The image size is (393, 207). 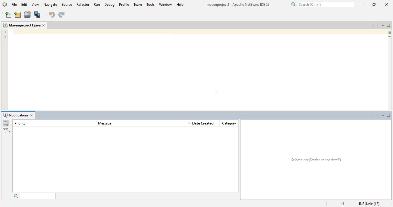 What do you see at coordinates (384, 25) in the screenshot?
I see `show opened documents list` at bounding box center [384, 25].